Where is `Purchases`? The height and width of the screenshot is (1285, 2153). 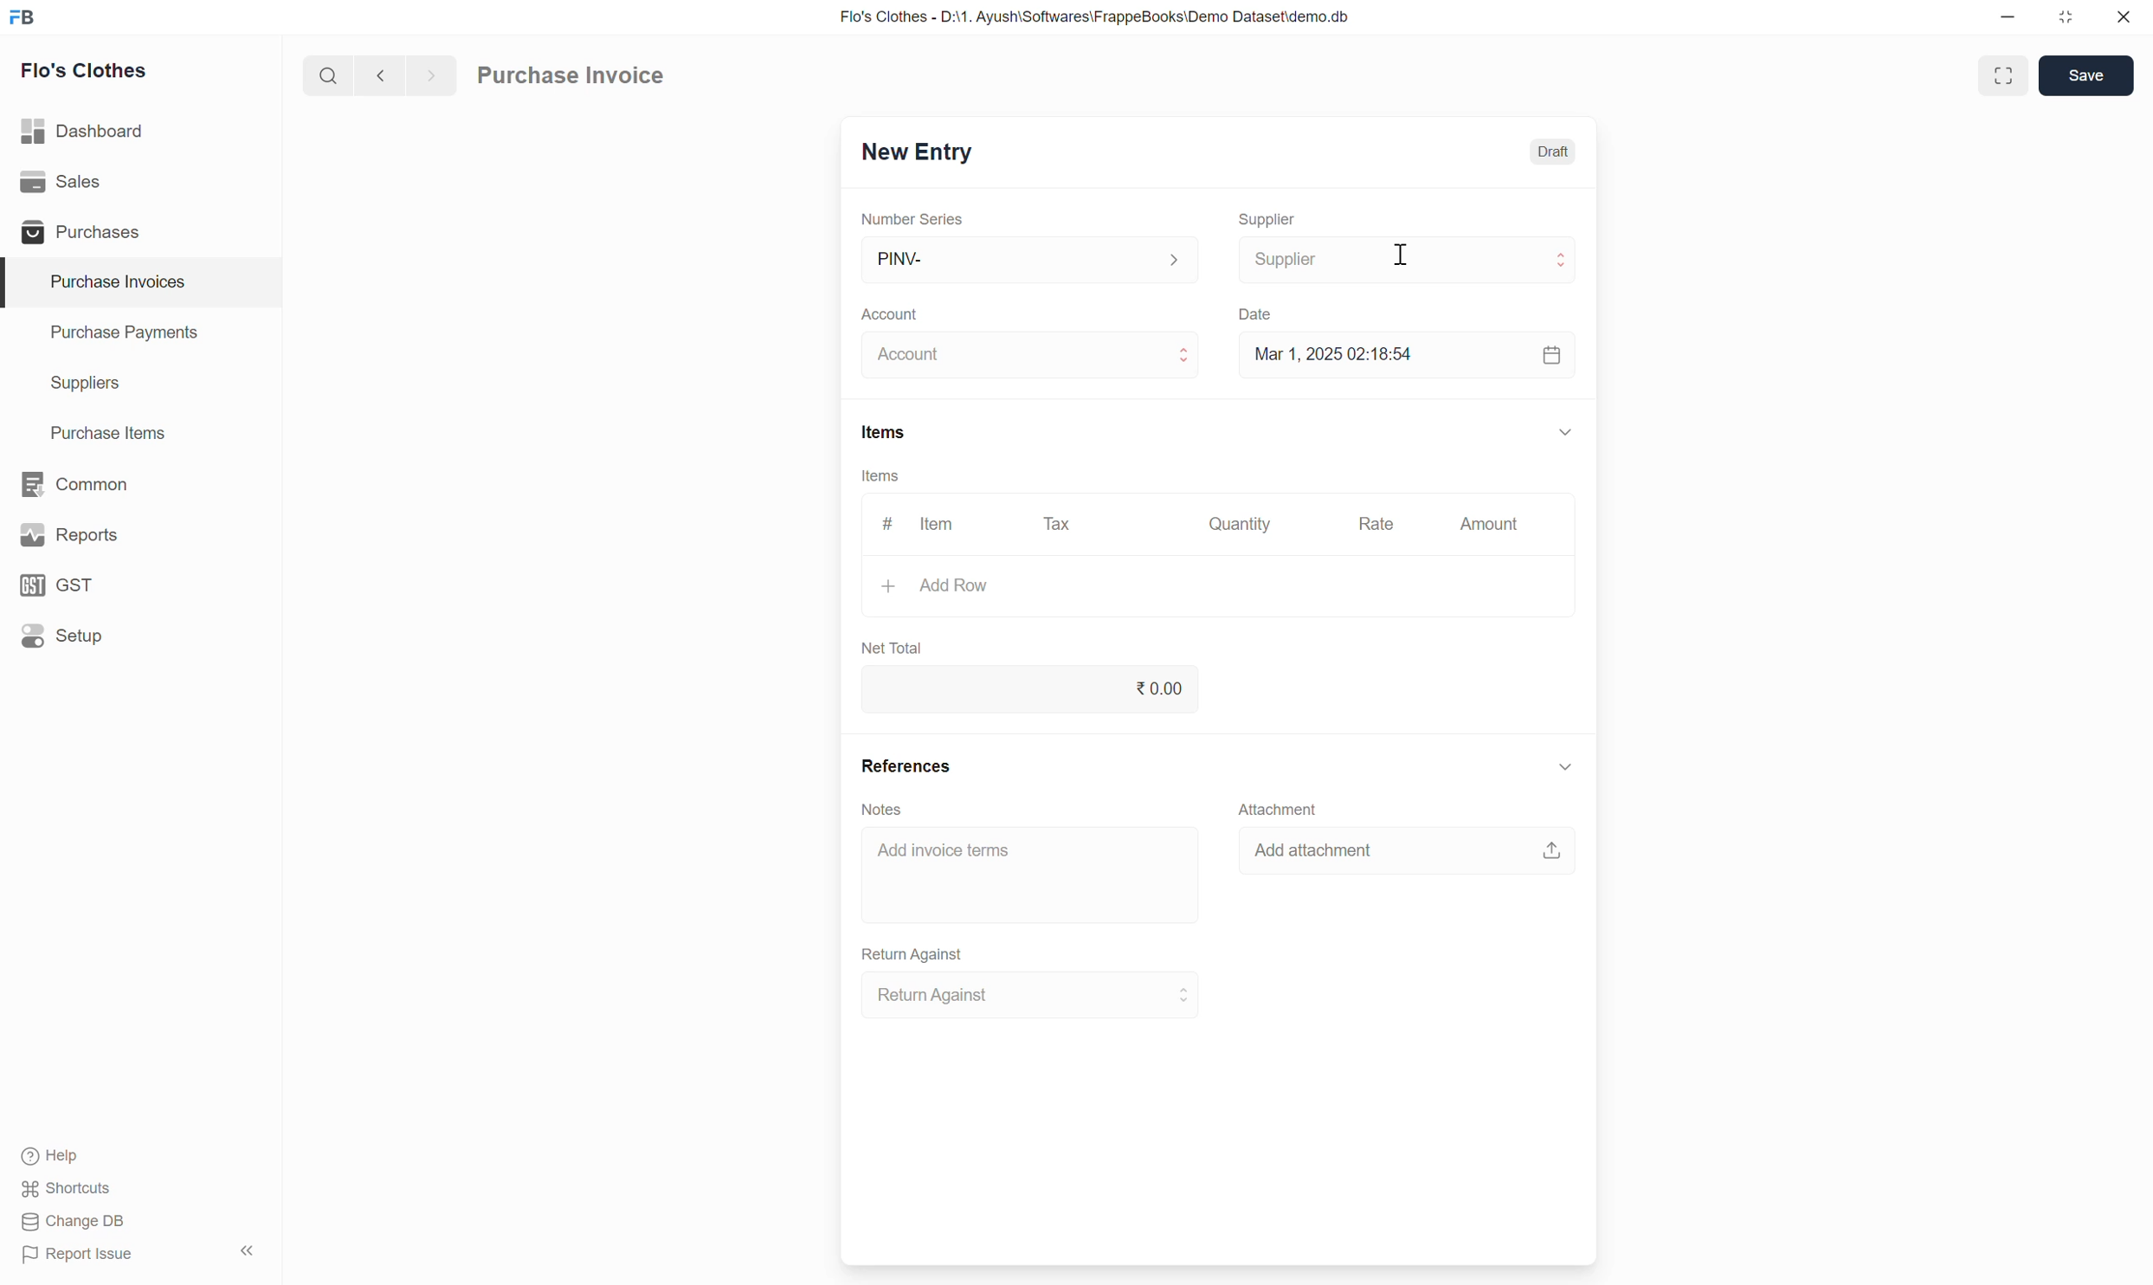 Purchases is located at coordinates (139, 231).